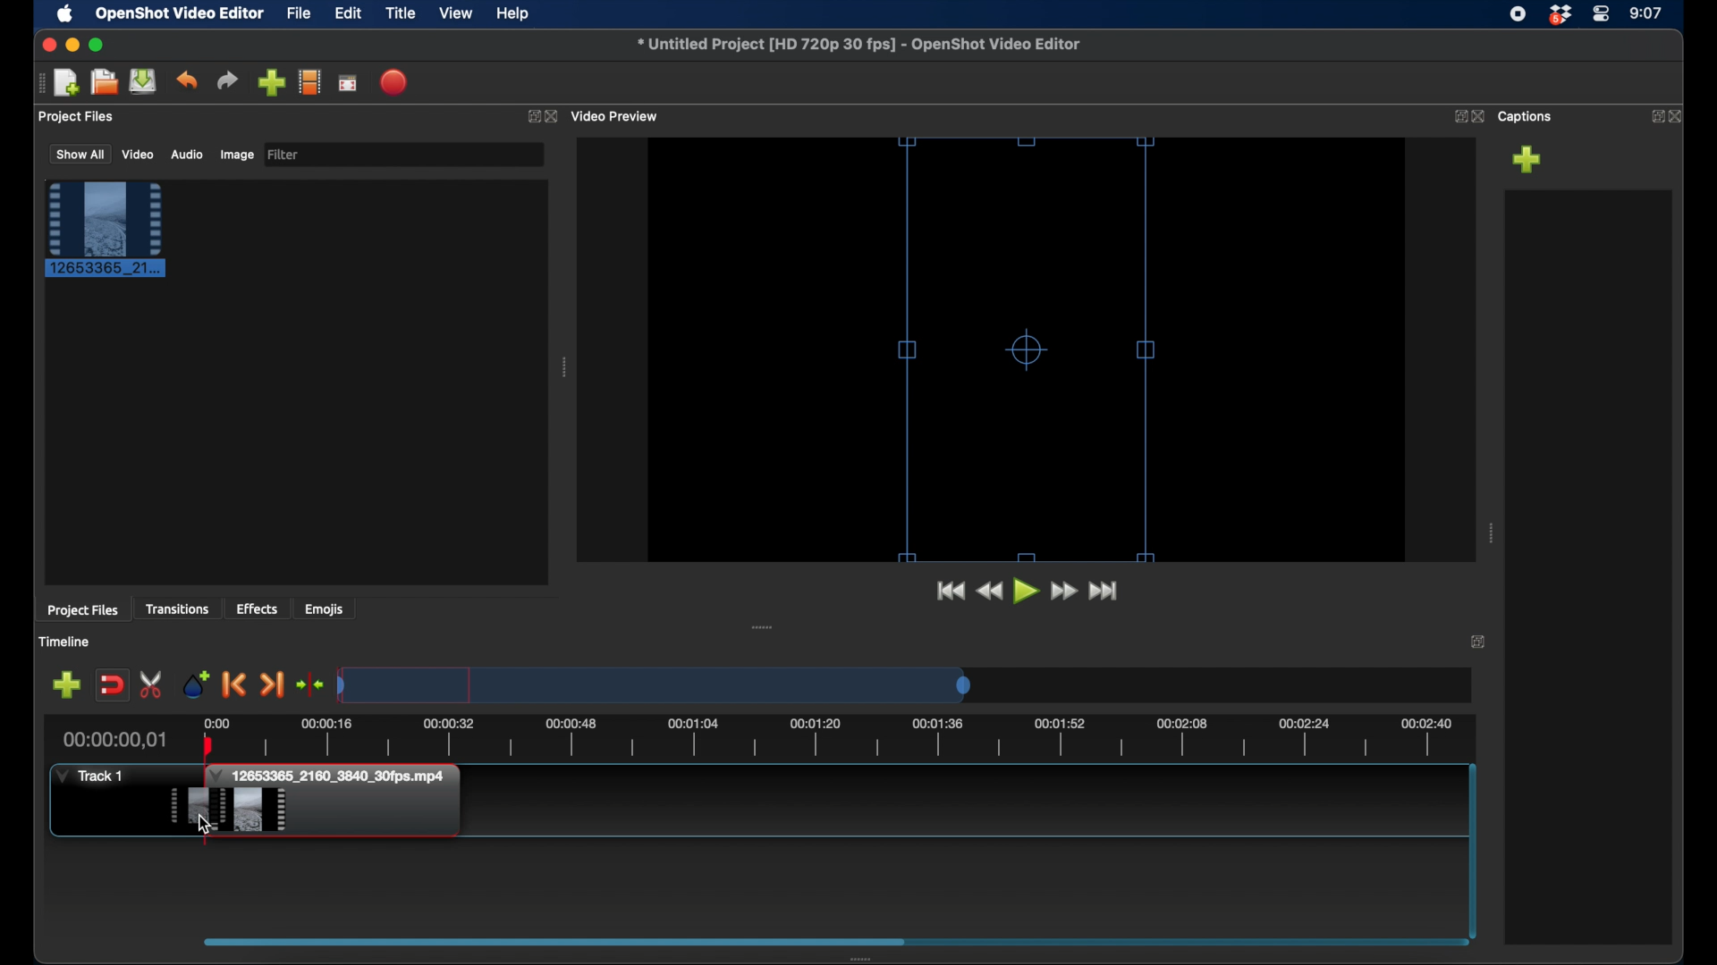  I want to click on open project, so click(102, 82).